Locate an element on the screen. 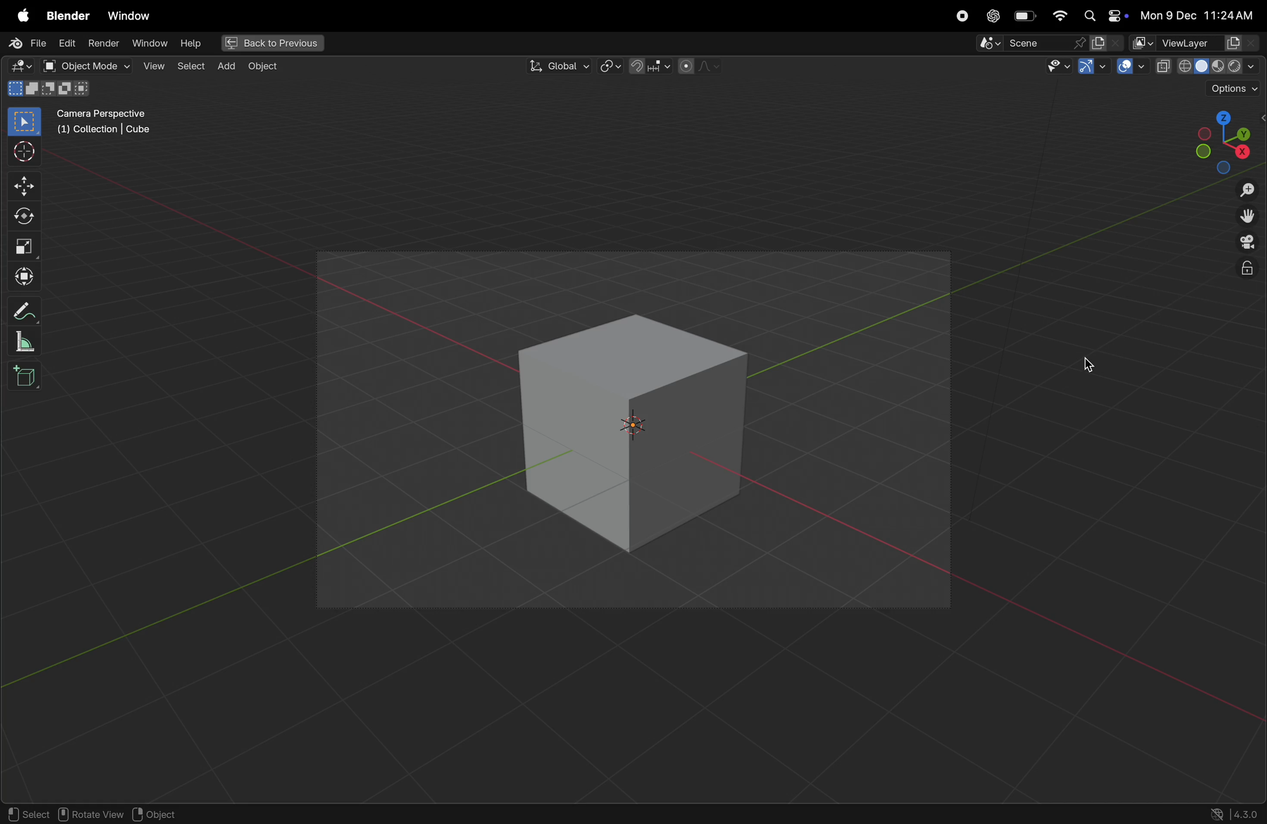 The width and height of the screenshot is (1267, 824). editor type is located at coordinates (21, 67).